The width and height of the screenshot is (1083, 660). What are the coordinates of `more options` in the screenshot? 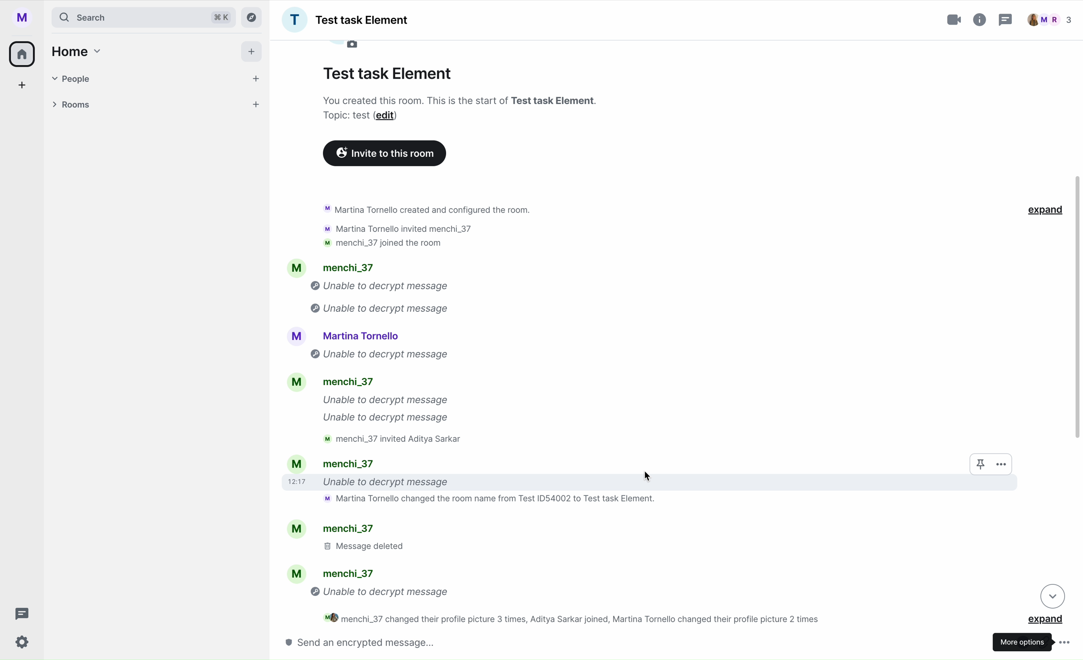 It's located at (1033, 640).